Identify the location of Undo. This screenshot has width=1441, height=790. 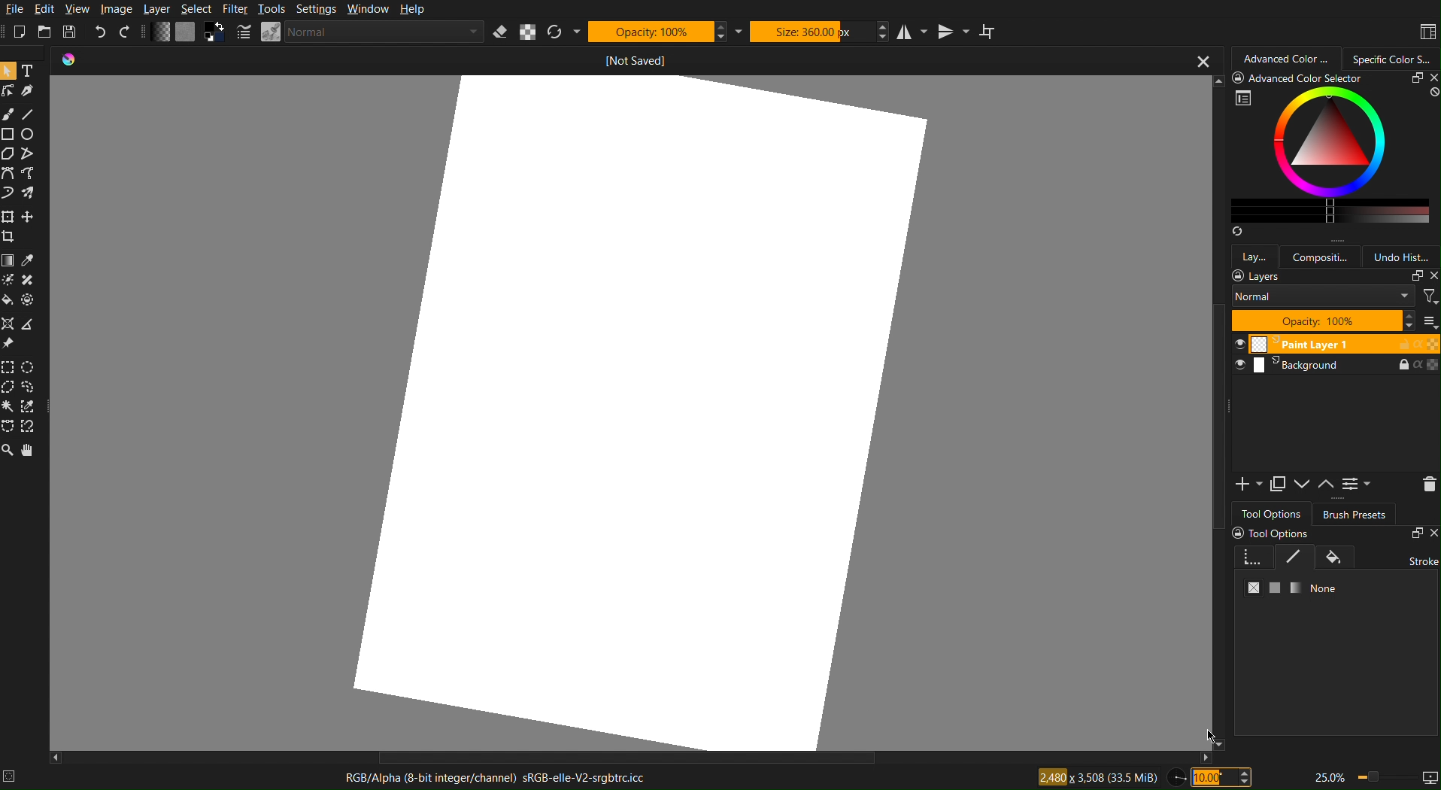
(100, 32).